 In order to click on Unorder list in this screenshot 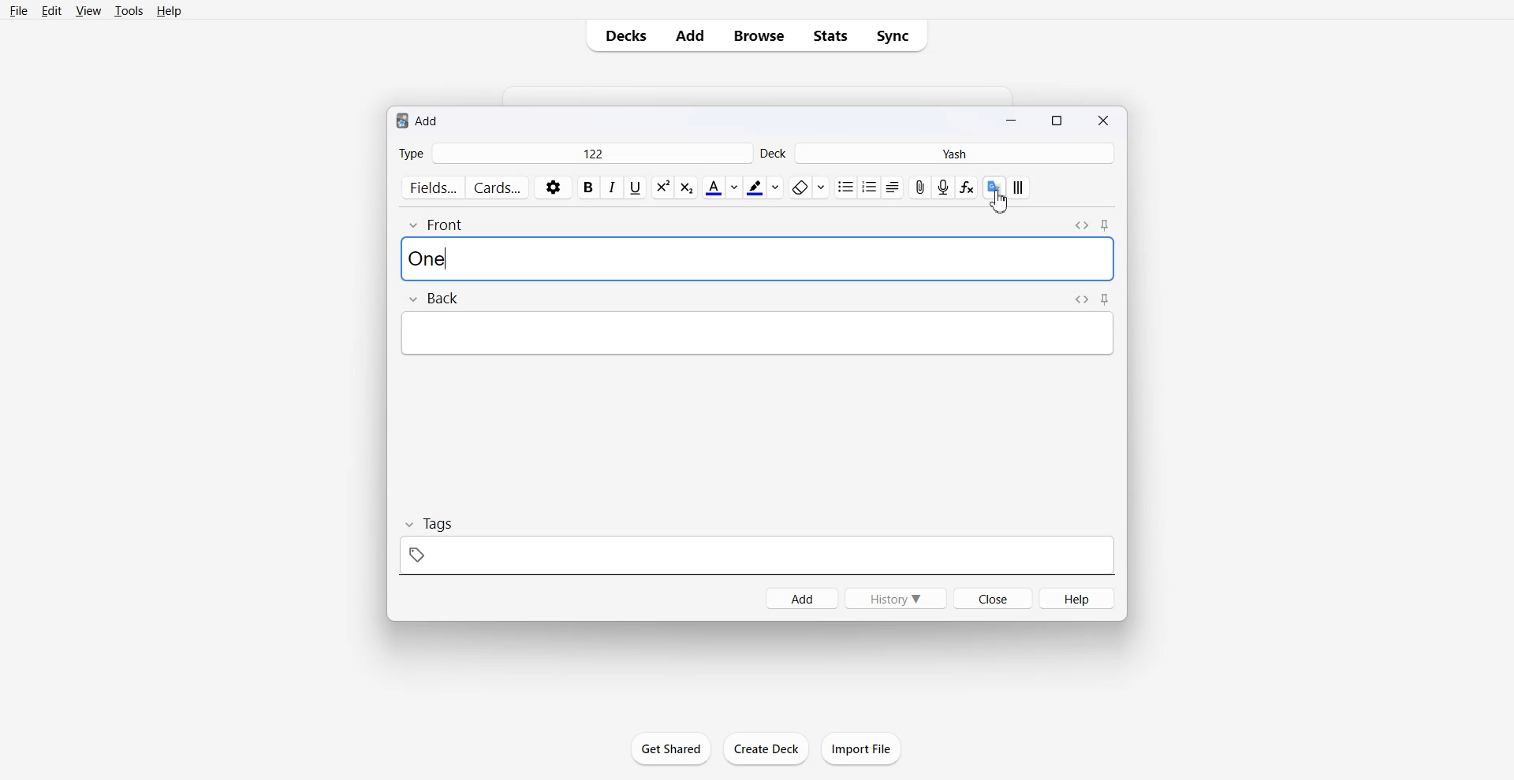, I will do `click(845, 188)`.